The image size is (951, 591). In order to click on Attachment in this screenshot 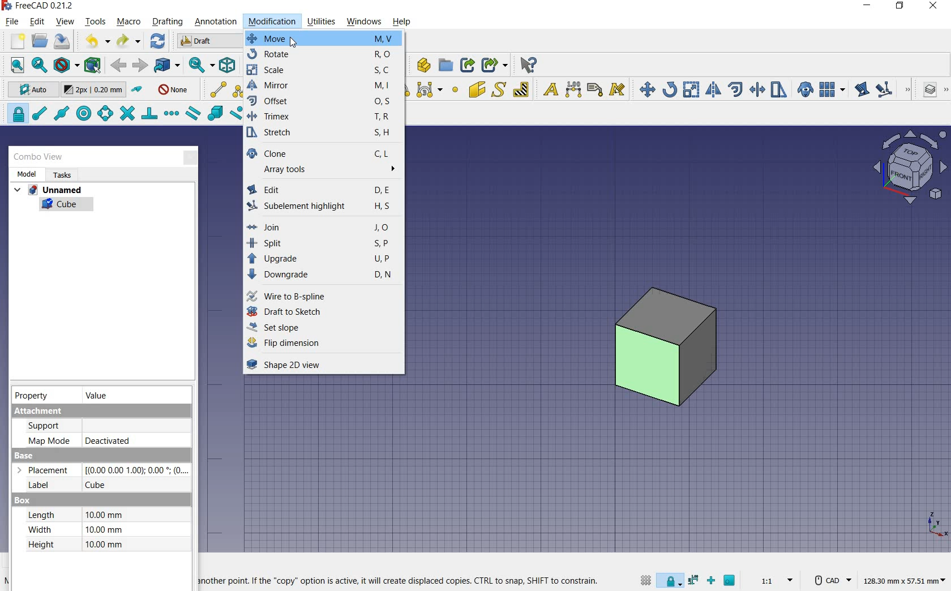, I will do `click(100, 411)`.